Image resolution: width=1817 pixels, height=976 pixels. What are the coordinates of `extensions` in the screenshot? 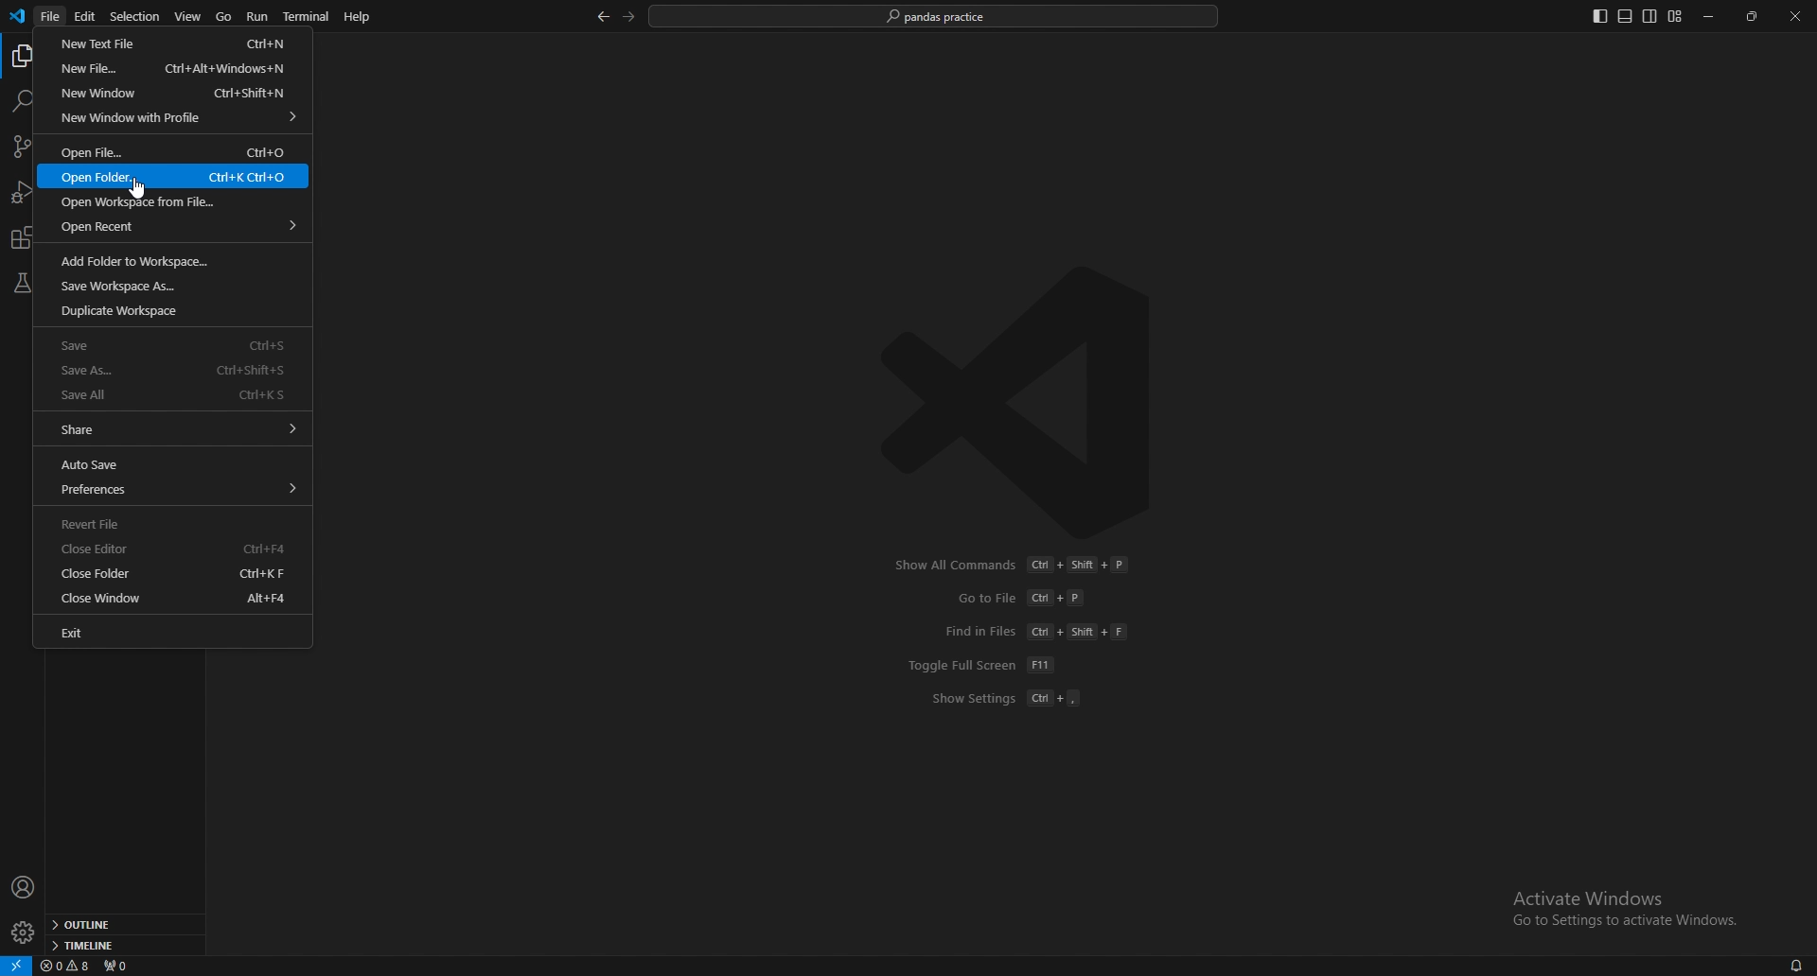 It's located at (24, 238).